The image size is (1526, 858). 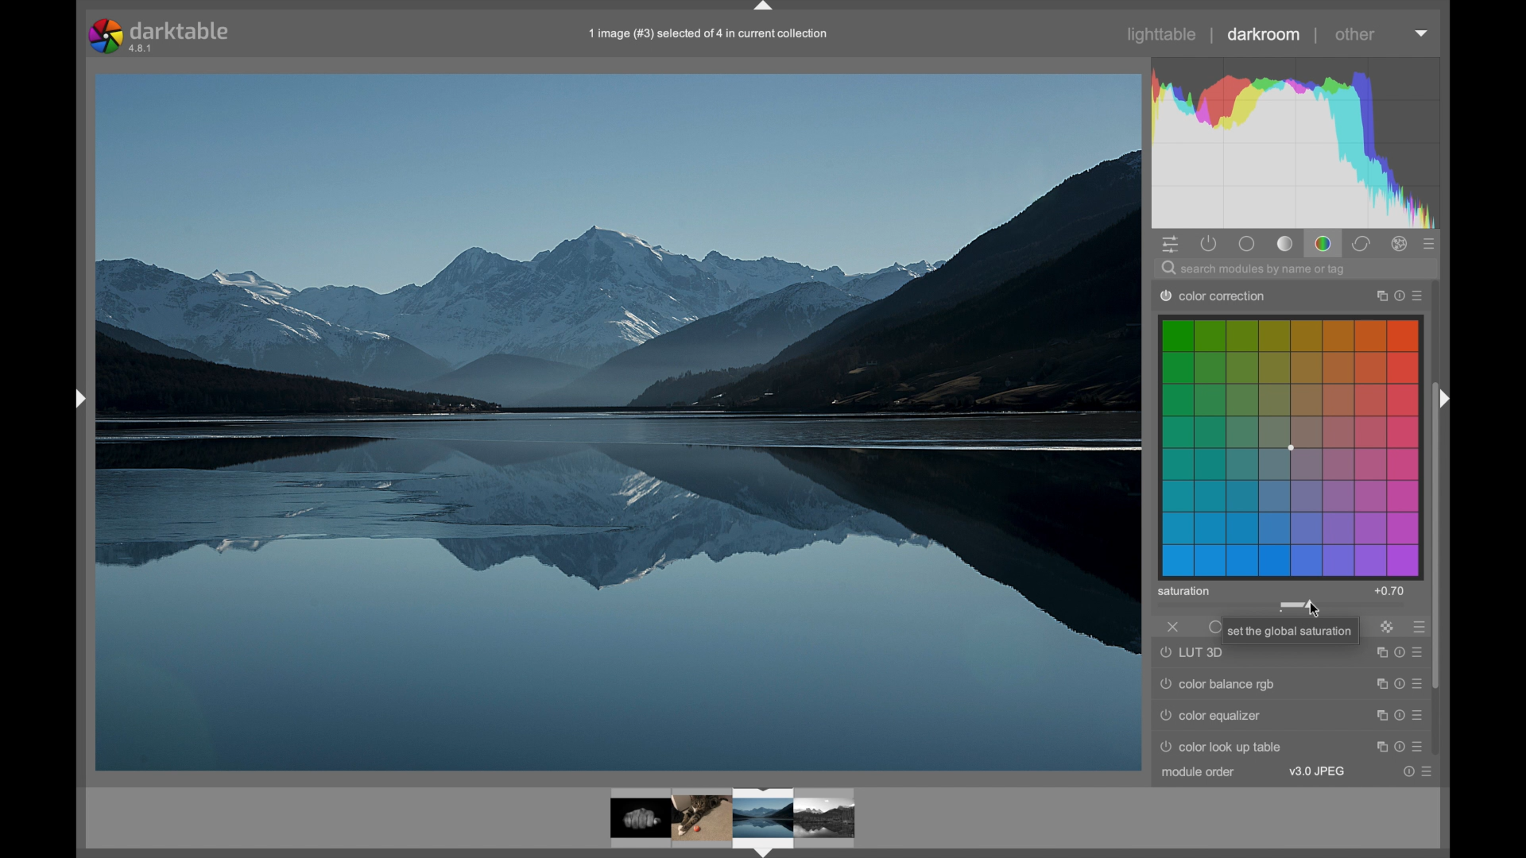 What do you see at coordinates (614, 422) in the screenshot?
I see `photo preview ` at bounding box center [614, 422].